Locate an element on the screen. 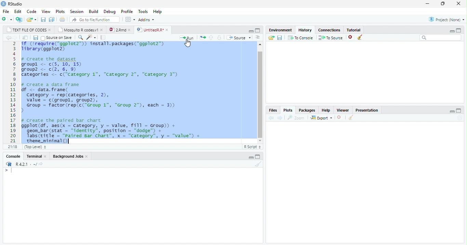  maximize is located at coordinates (459, 111).